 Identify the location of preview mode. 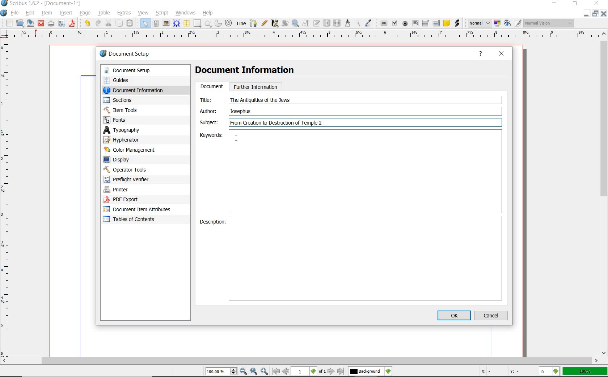
(513, 23).